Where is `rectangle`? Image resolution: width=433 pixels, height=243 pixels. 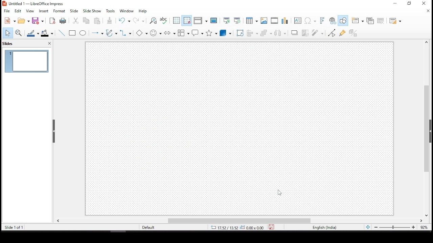 rectangle is located at coordinates (72, 33).